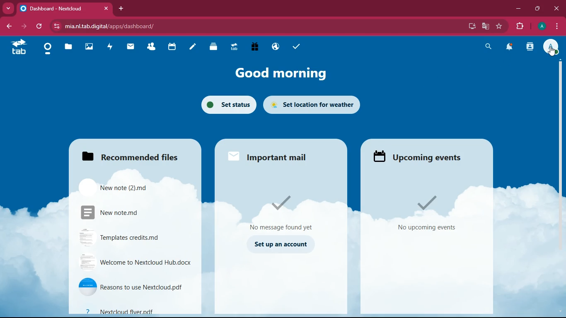 The width and height of the screenshot is (566, 318). Describe the element at coordinates (559, 134) in the screenshot. I see `scroll bar` at that location.